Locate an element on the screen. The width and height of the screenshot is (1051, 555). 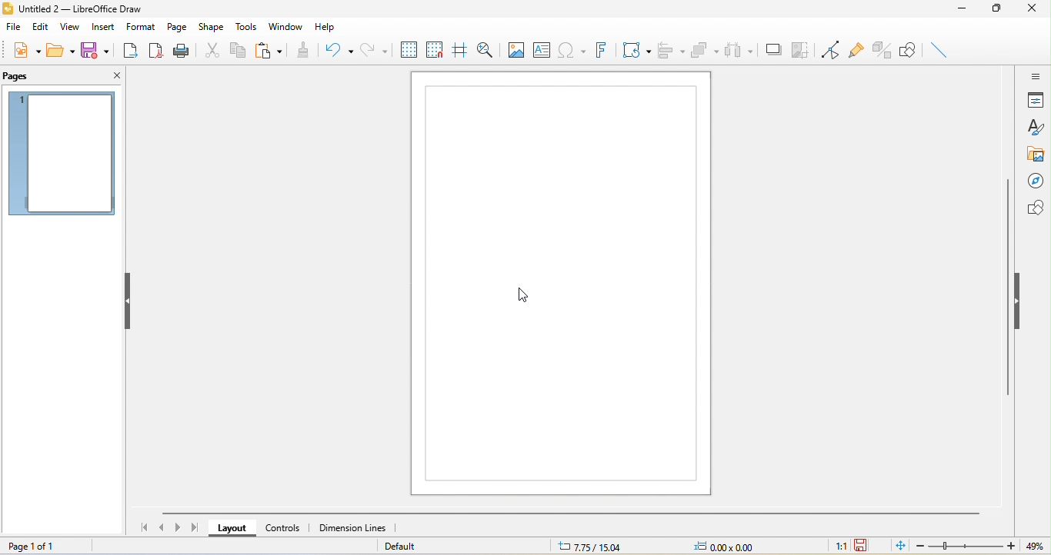
help is located at coordinates (325, 26).